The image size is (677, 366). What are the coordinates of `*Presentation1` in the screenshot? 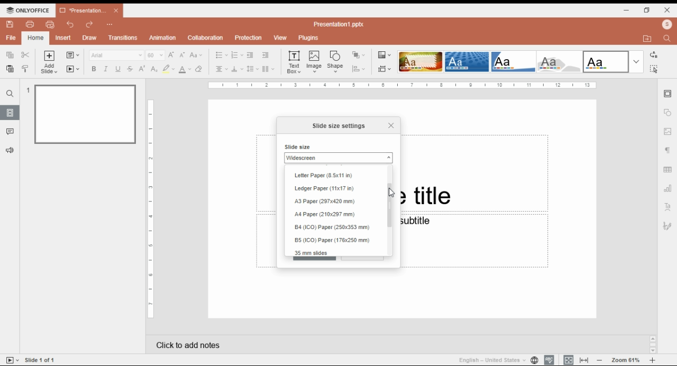 It's located at (89, 11).